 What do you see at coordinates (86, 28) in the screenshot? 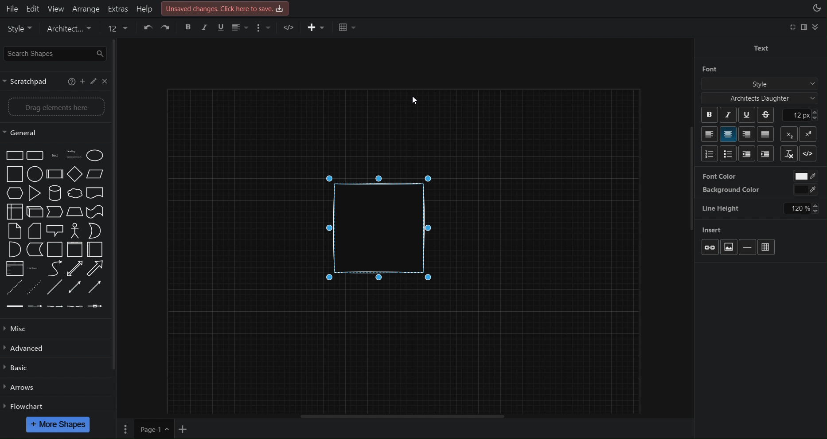
I see `Zoom In` at bounding box center [86, 28].